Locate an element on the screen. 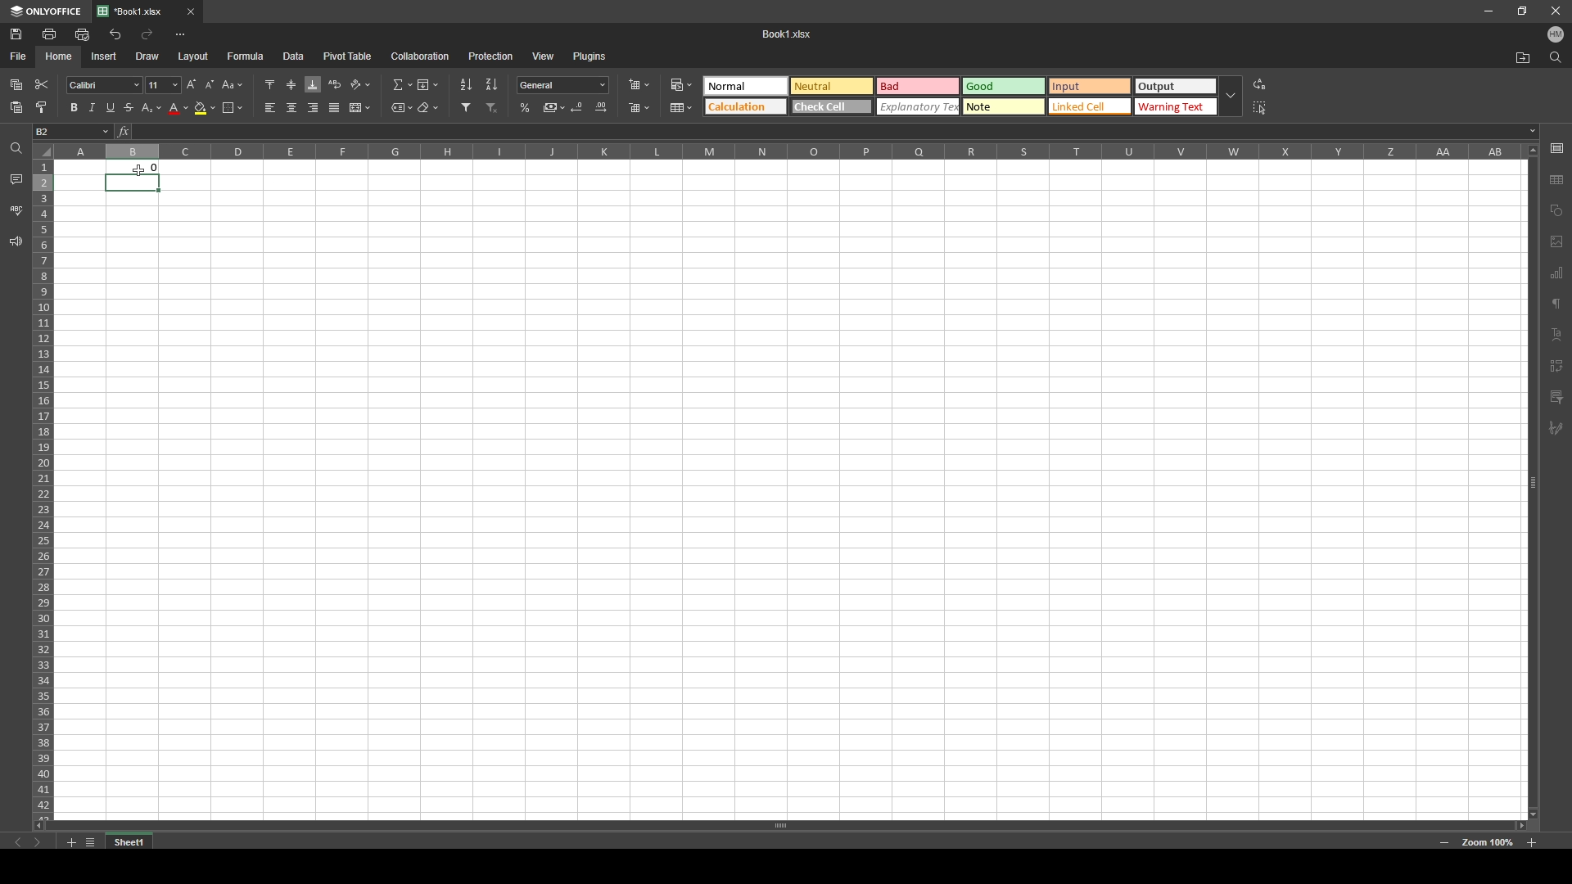  next is located at coordinates (37, 842).